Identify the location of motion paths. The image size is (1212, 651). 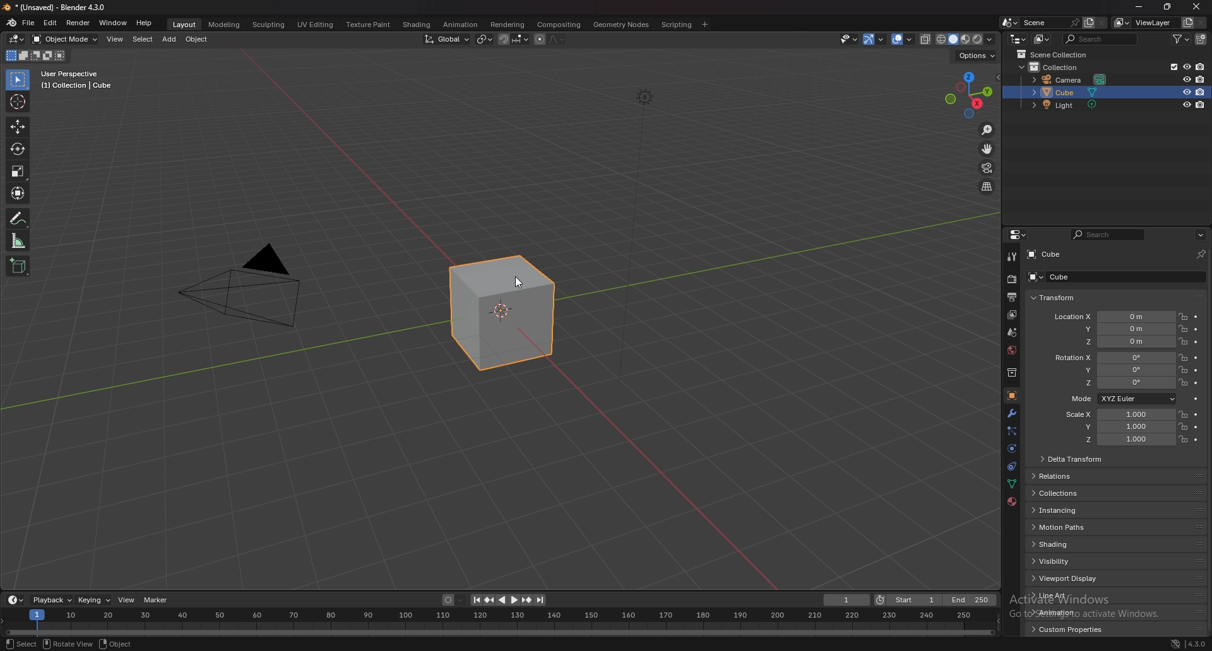
(1070, 527).